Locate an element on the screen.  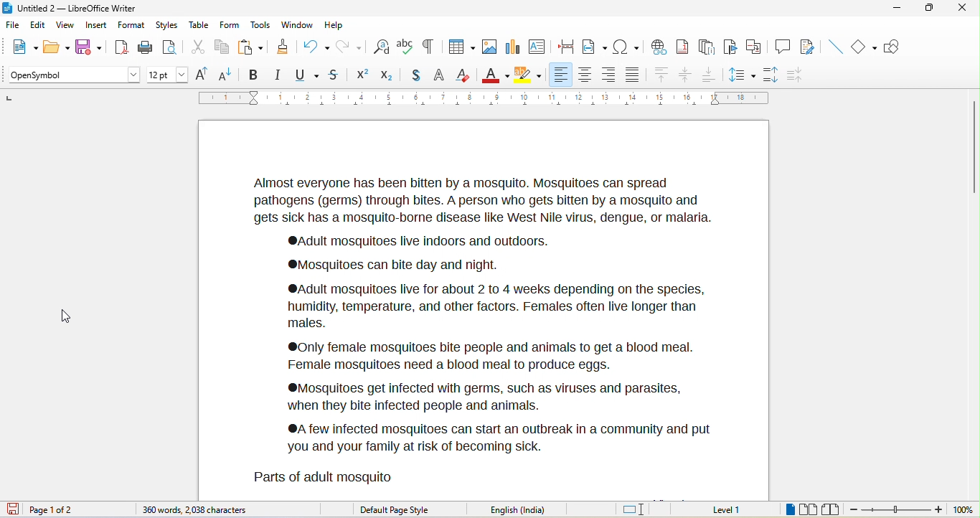
align center is located at coordinates (585, 75).